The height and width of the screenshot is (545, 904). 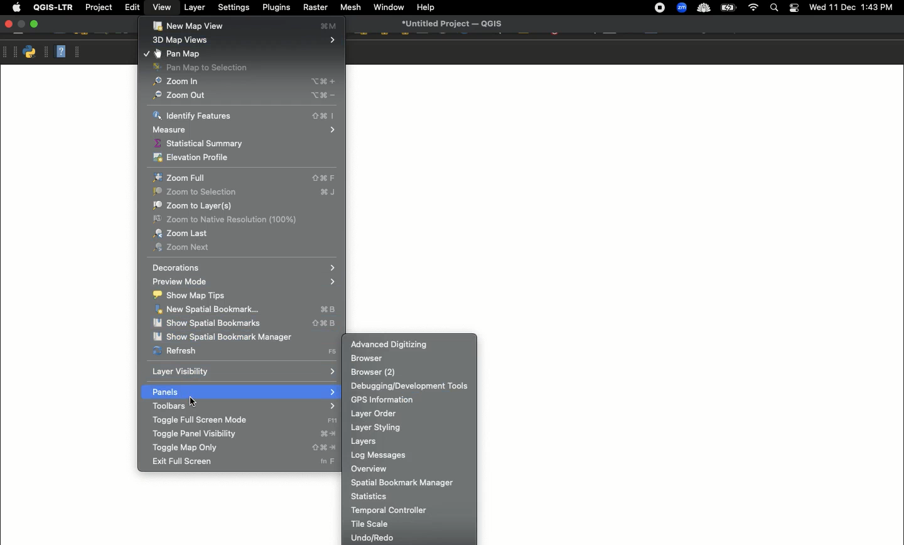 What do you see at coordinates (245, 352) in the screenshot?
I see `Refresh` at bounding box center [245, 352].